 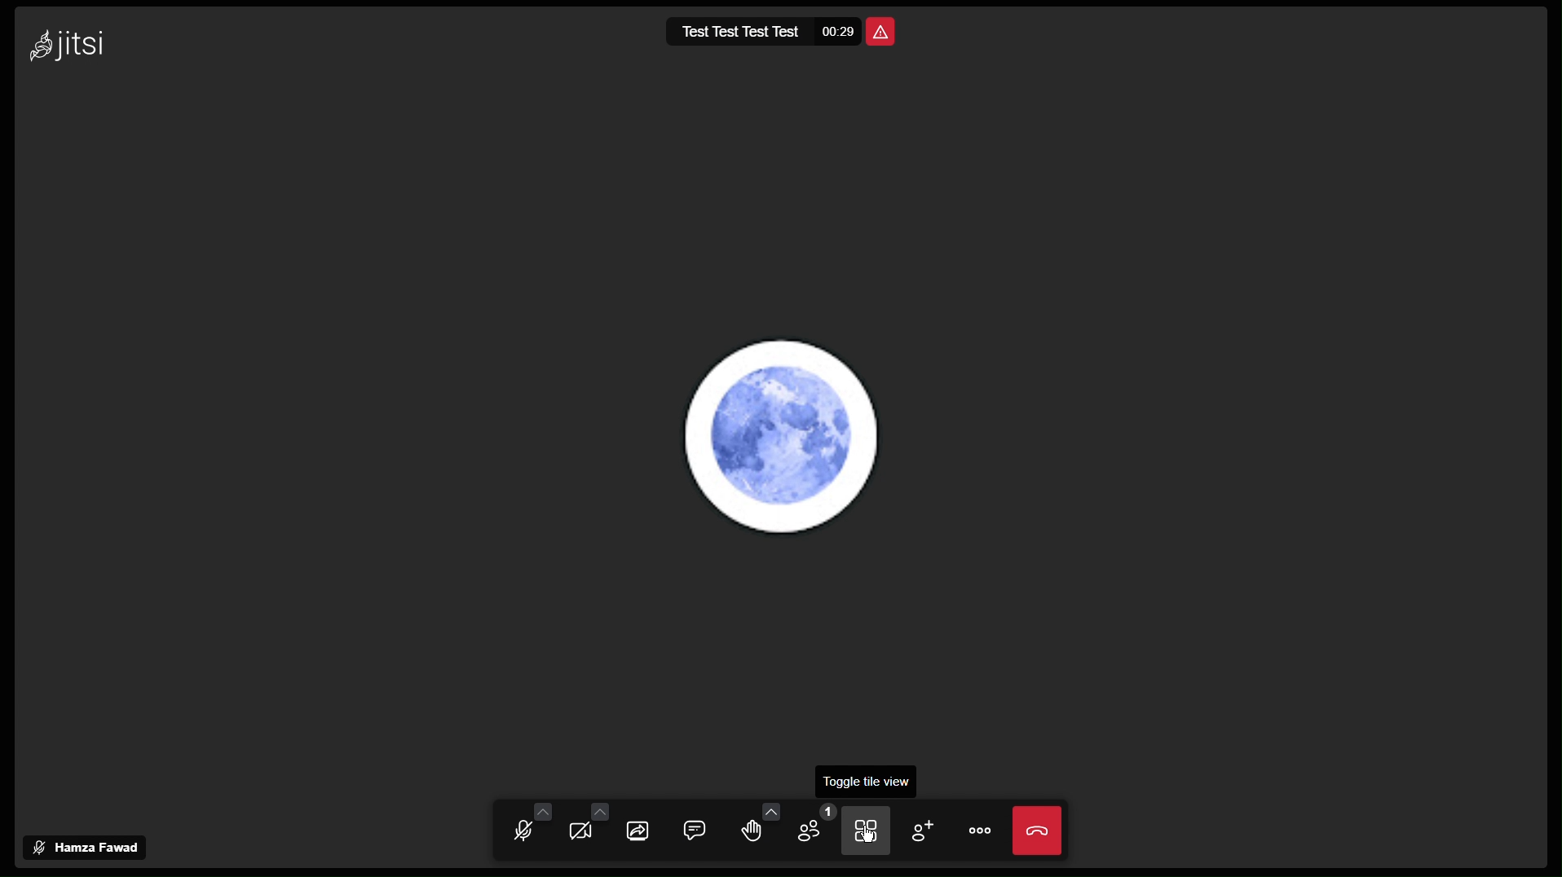 What do you see at coordinates (699, 831) in the screenshot?
I see `Chat` at bounding box center [699, 831].